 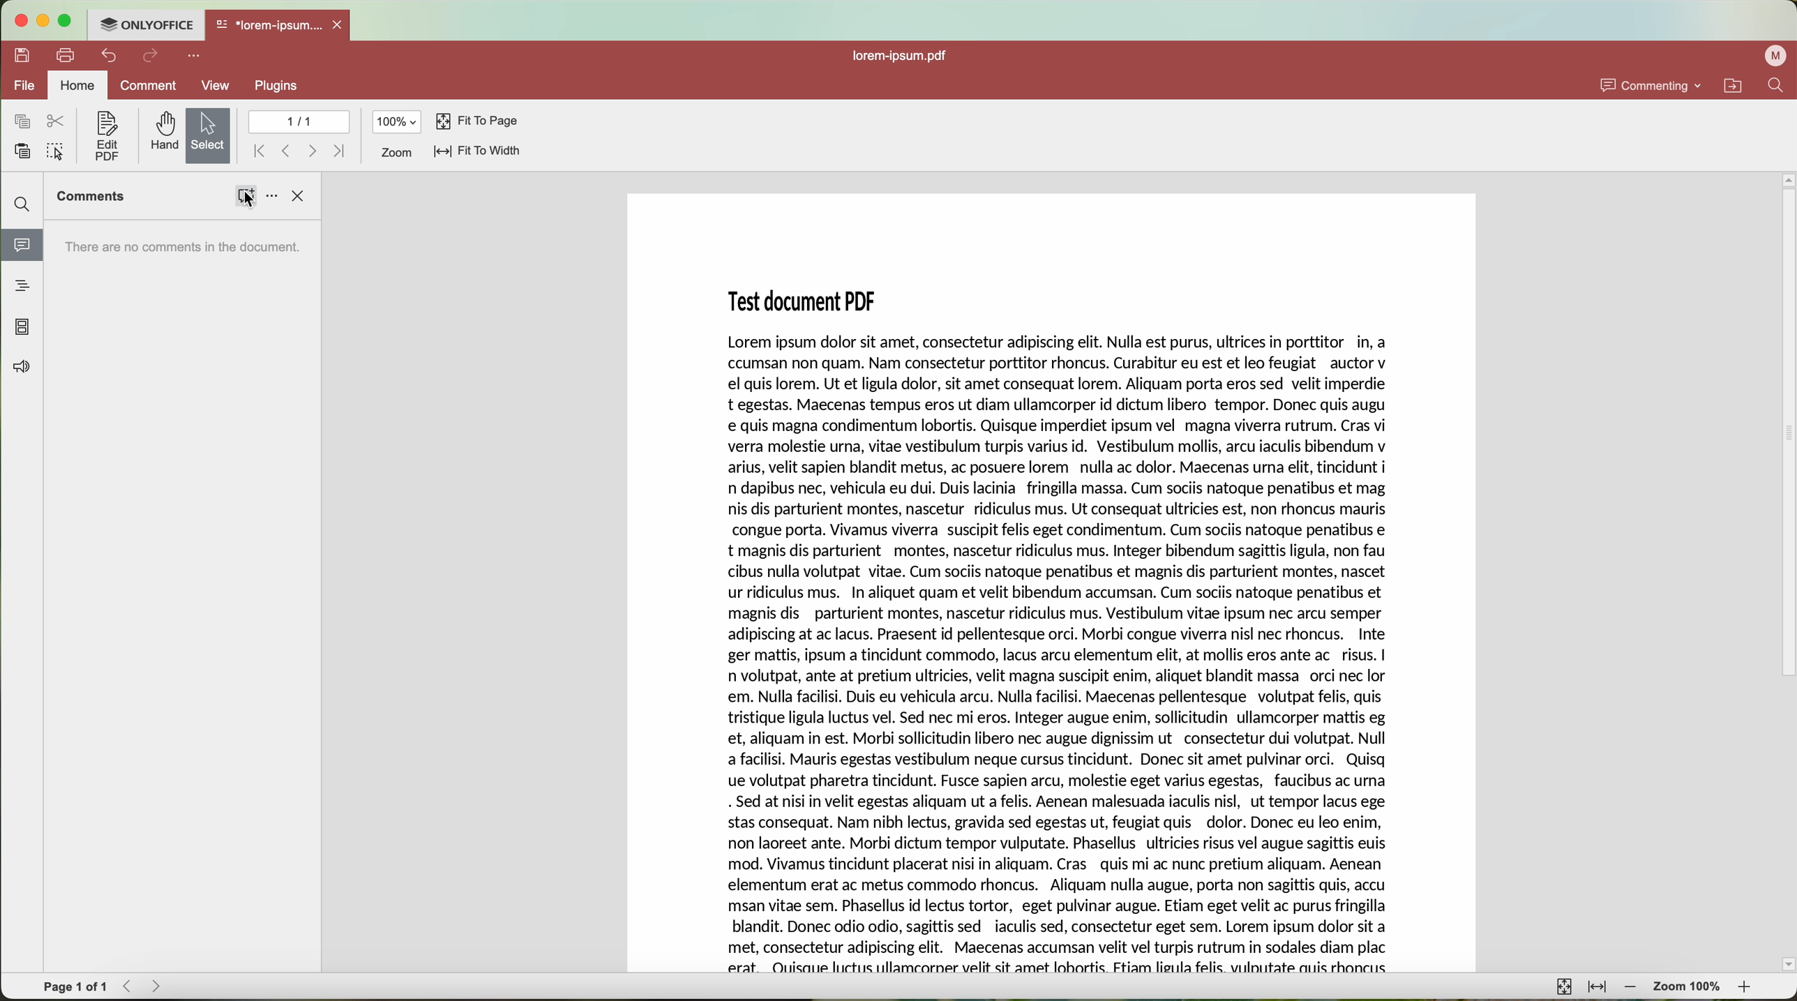 I want to click on 1/1, so click(x=298, y=121).